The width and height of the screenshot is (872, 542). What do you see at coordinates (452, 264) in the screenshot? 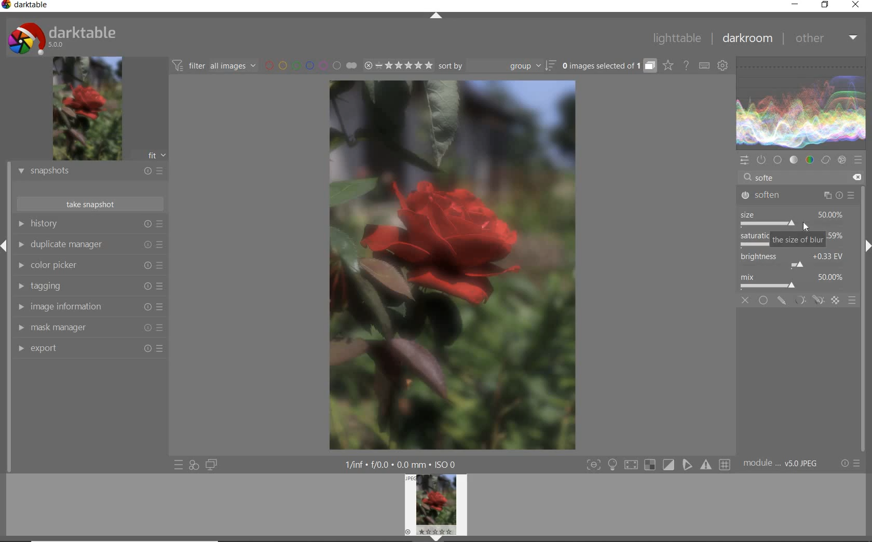
I see `selected image` at bounding box center [452, 264].